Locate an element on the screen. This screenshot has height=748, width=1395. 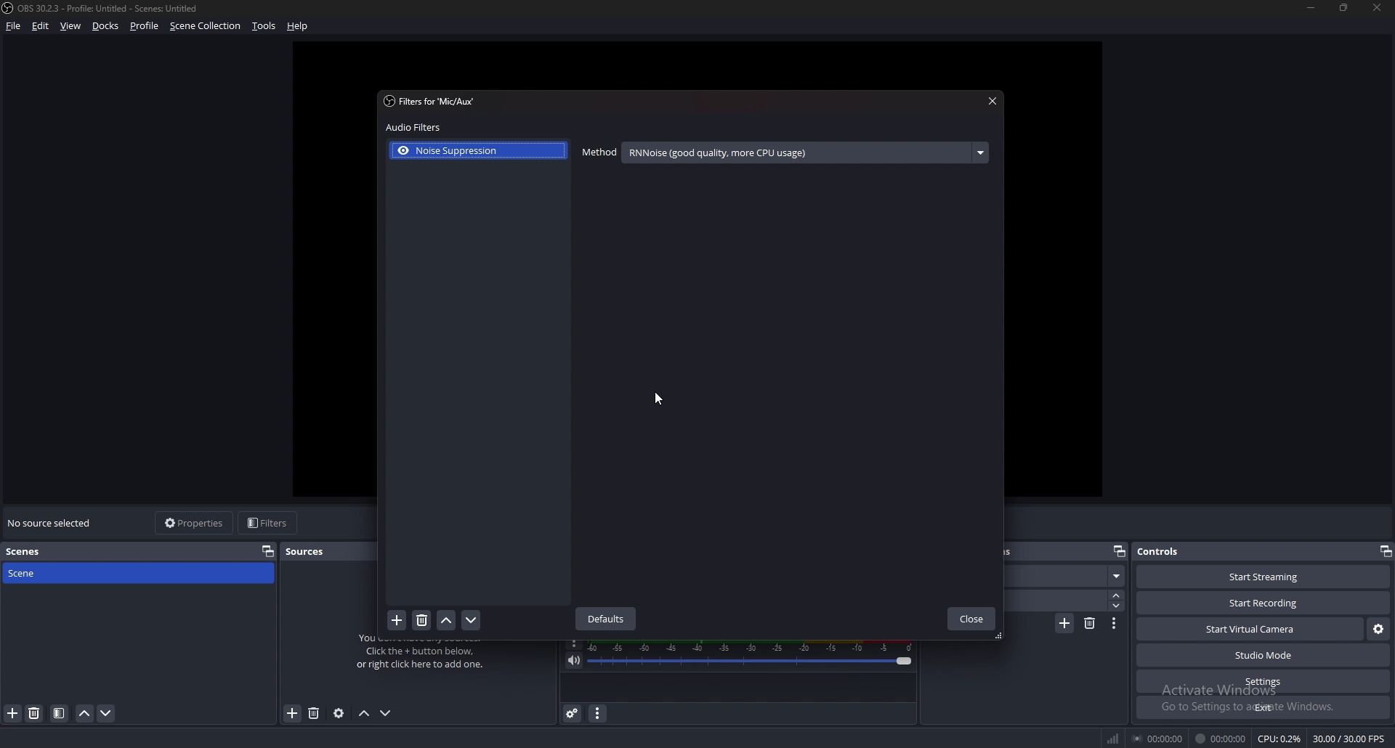
minimize is located at coordinates (1311, 8).